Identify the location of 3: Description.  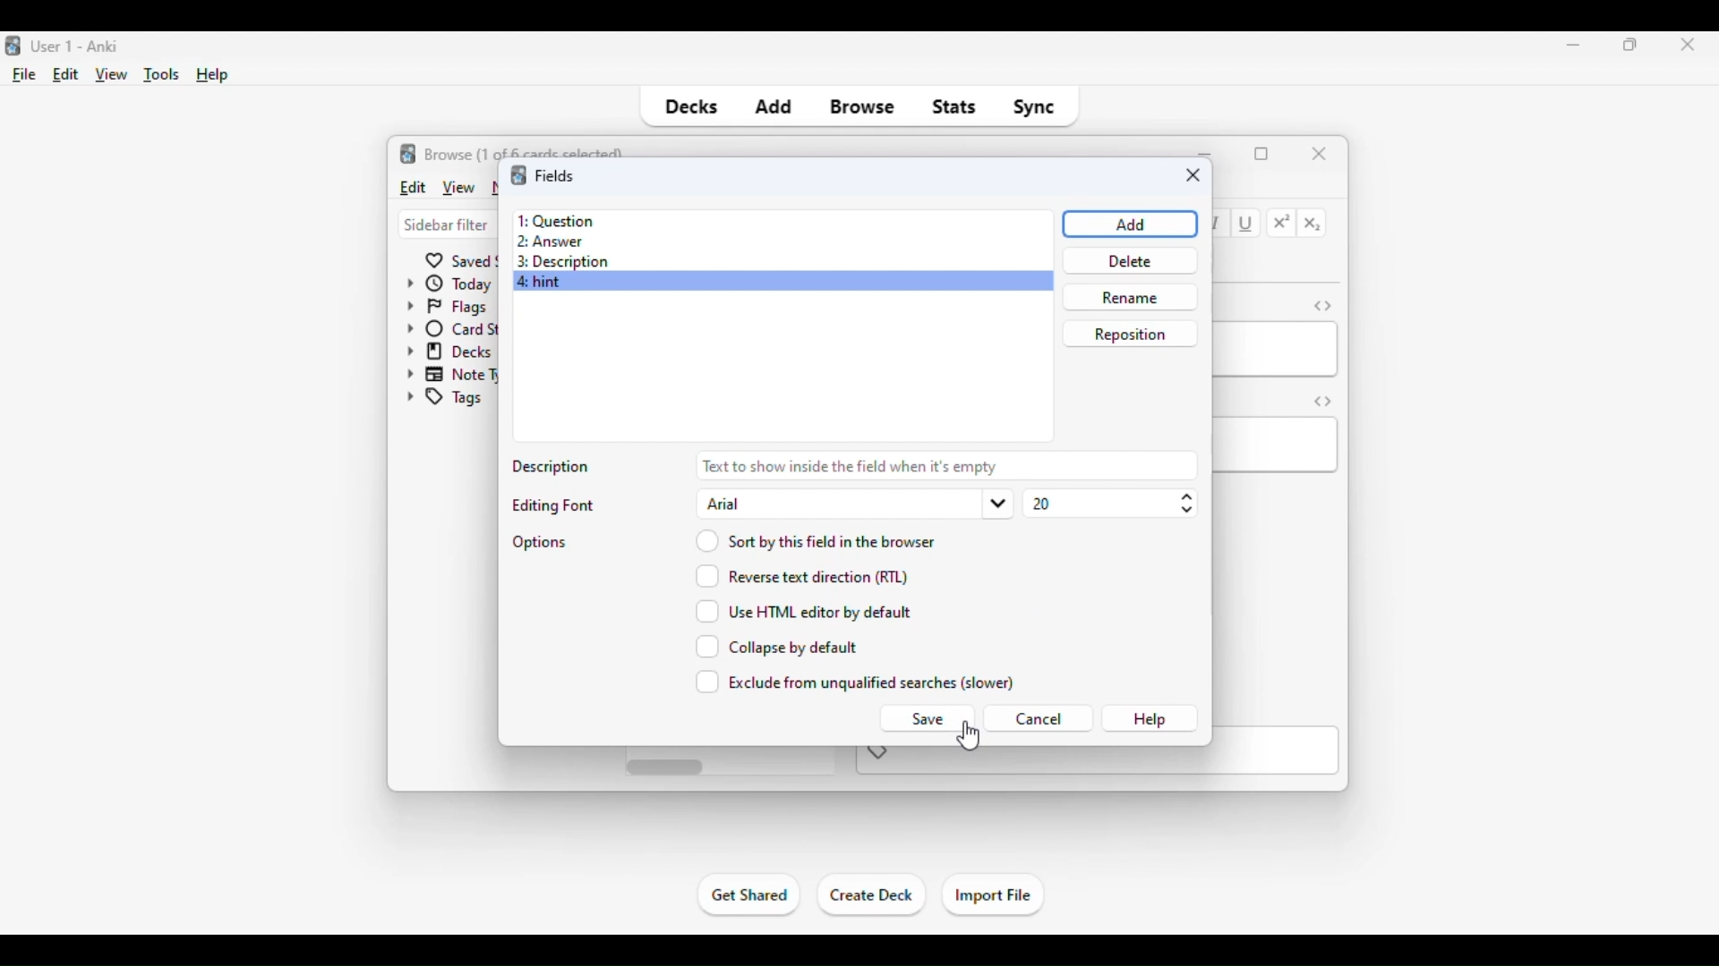
(569, 263).